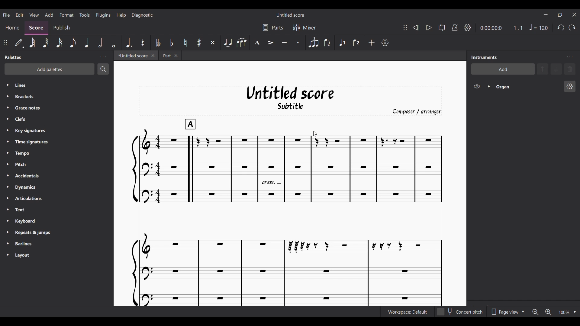  What do you see at coordinates (158, 43) in the screenshot?
I see `Toggle double flat` at bounding box center [158, 43].